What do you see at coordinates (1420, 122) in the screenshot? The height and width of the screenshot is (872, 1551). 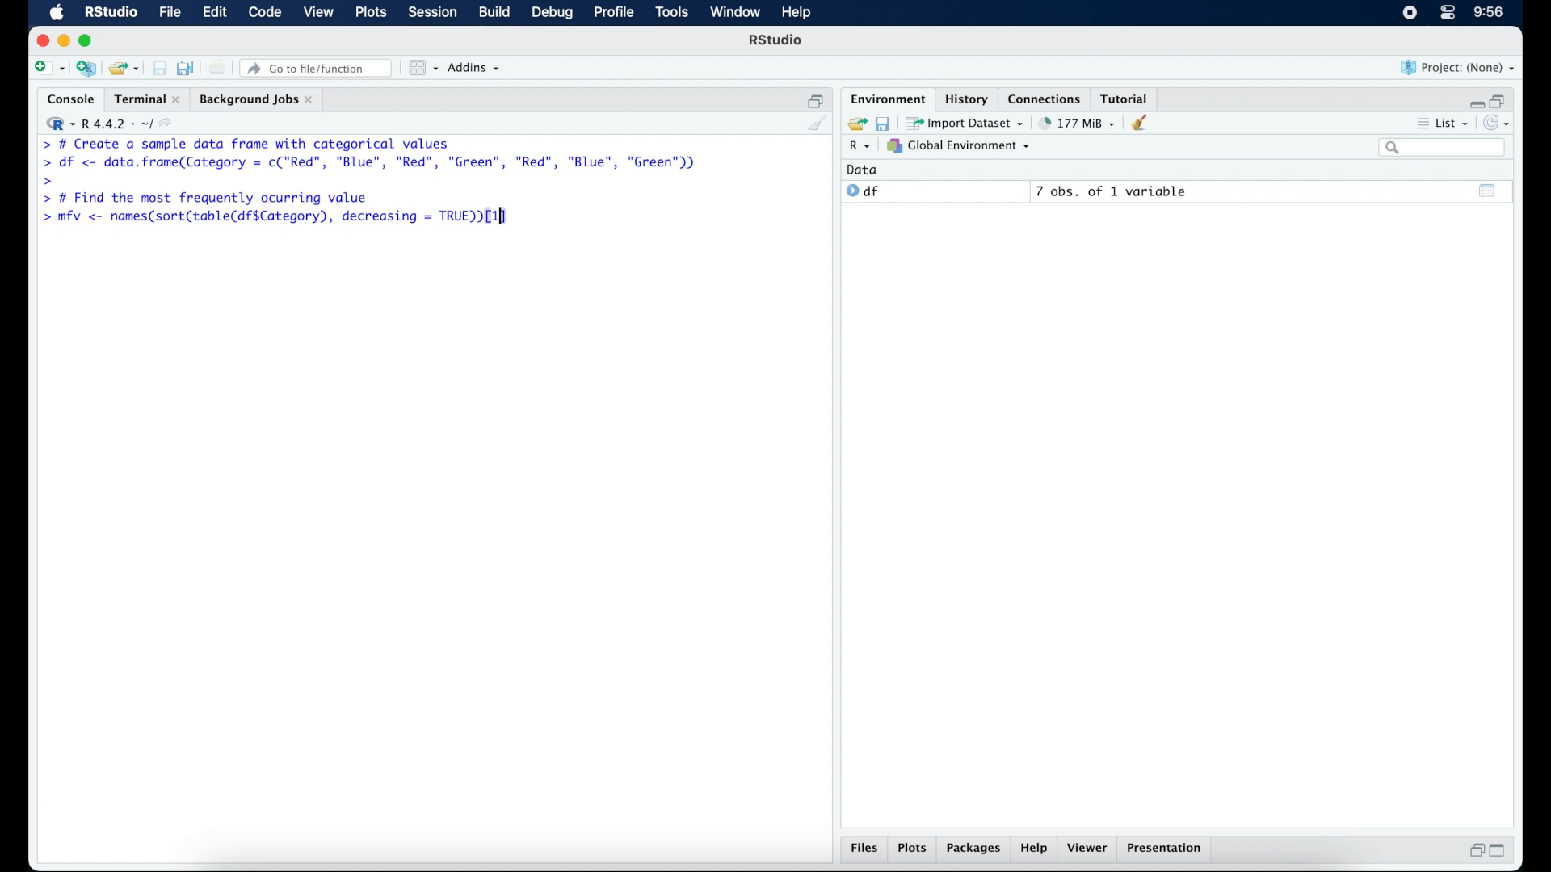 I see `more options` at bounding box center [1420, 122].